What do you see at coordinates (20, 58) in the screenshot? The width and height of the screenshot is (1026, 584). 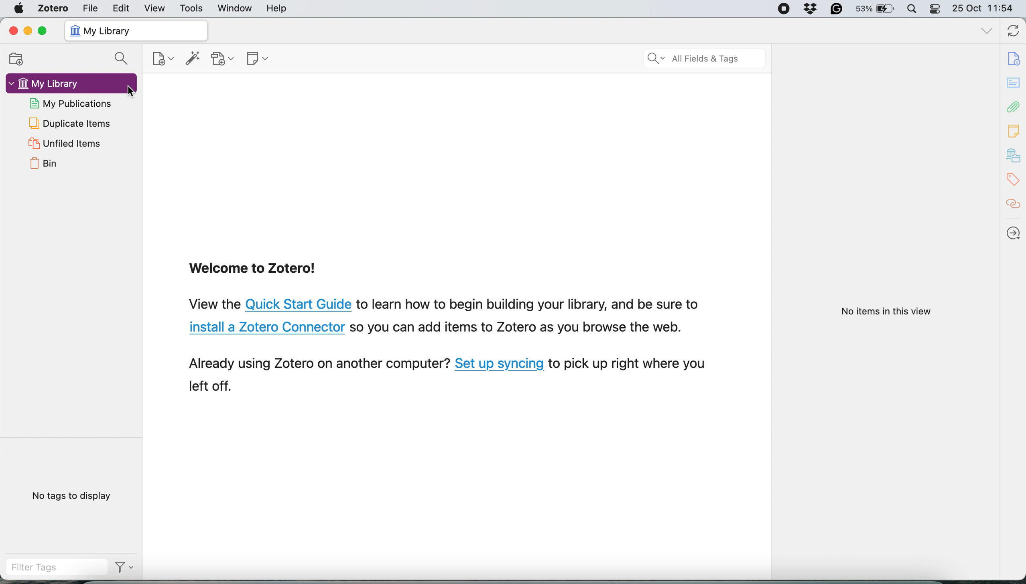 I see `new collection` at bounding box center [20, 58].